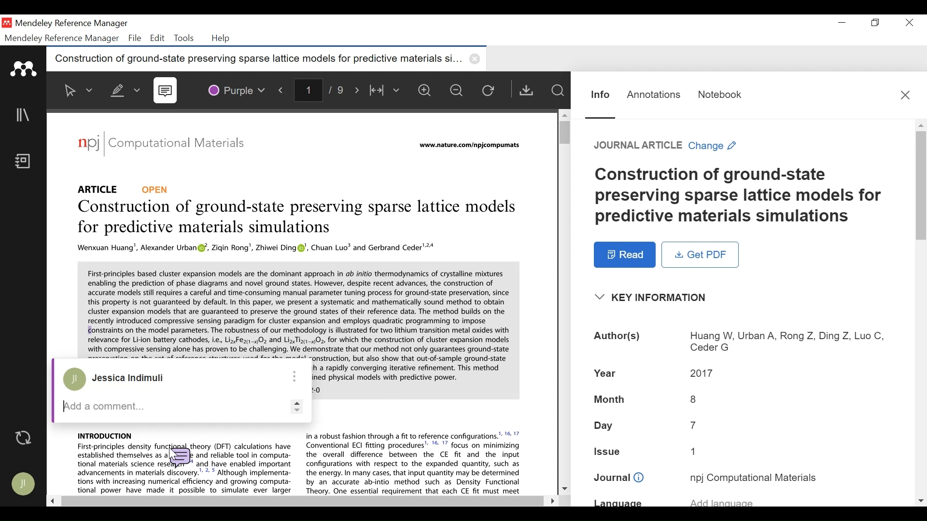 The height and width of the screenshot is (521, 927). What do you see at coordinates (742, 373) in the screenshot?
I see `Year` at bounding box center [742, 373].